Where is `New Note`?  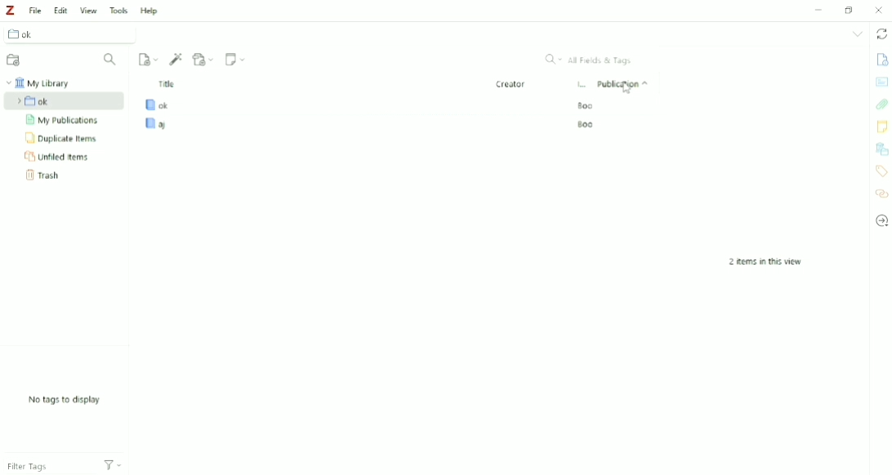
New Note is located at coordinates (235, 59).